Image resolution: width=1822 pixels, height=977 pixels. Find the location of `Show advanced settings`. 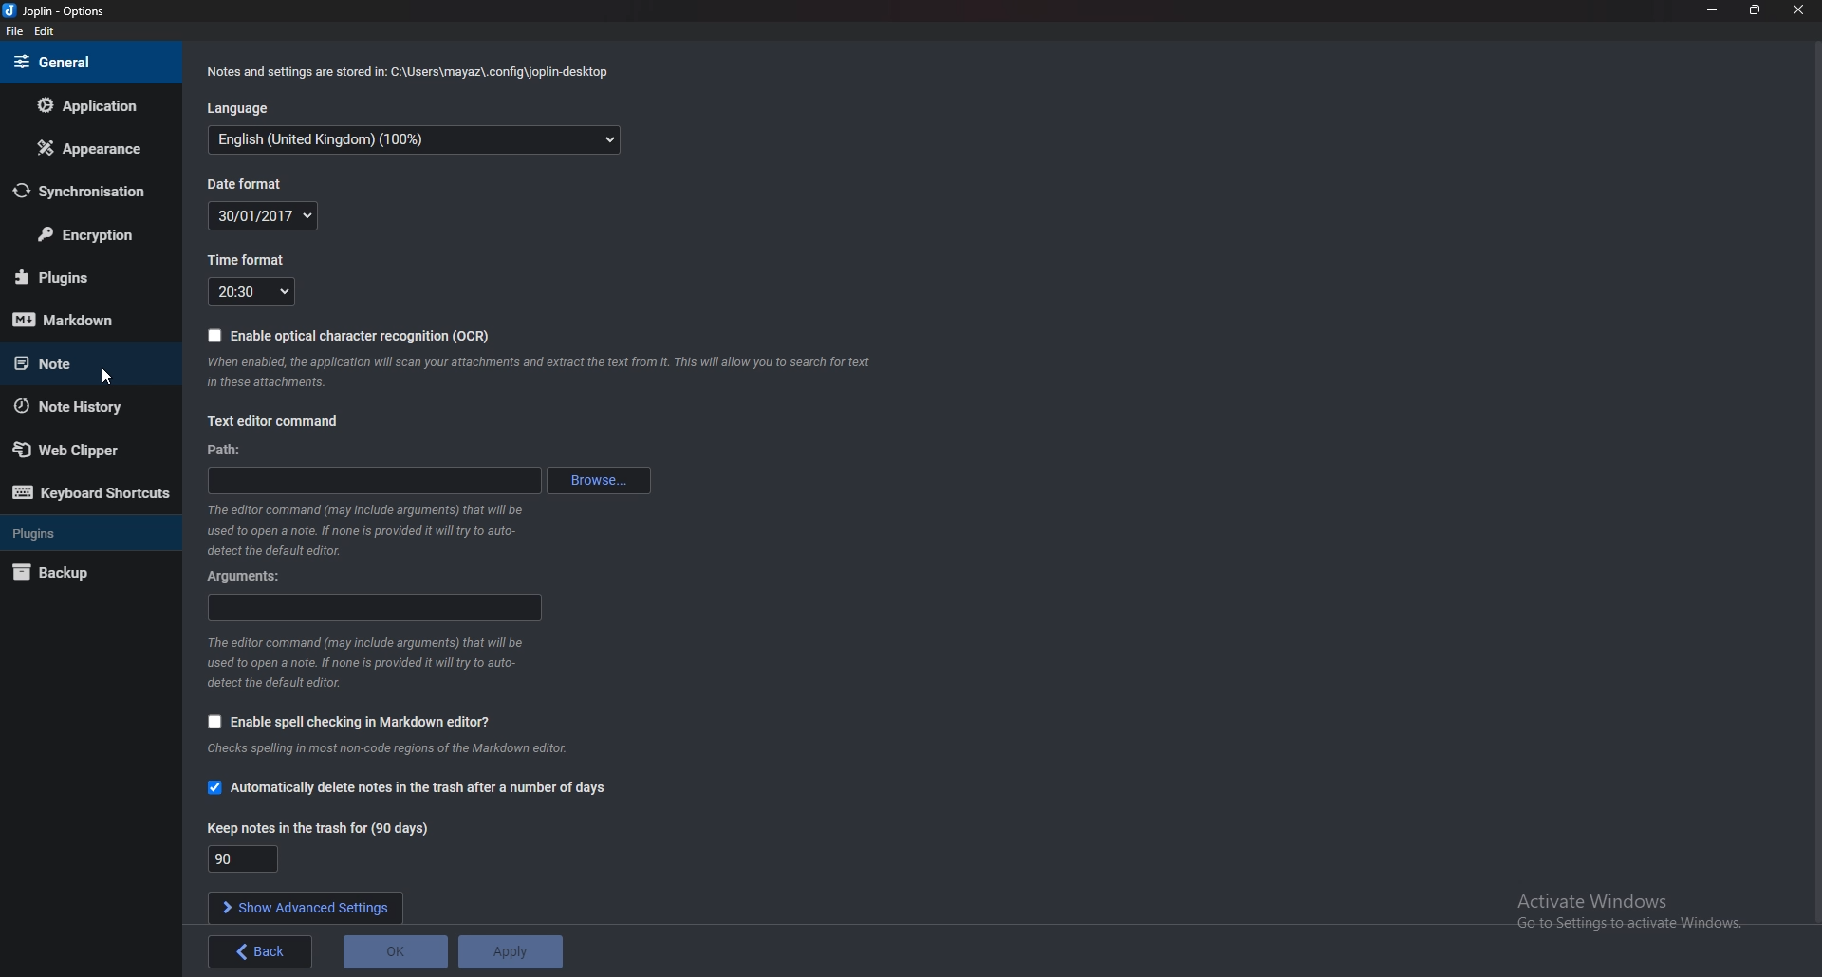

Show advanced settings is located at coordinates (304, 906).